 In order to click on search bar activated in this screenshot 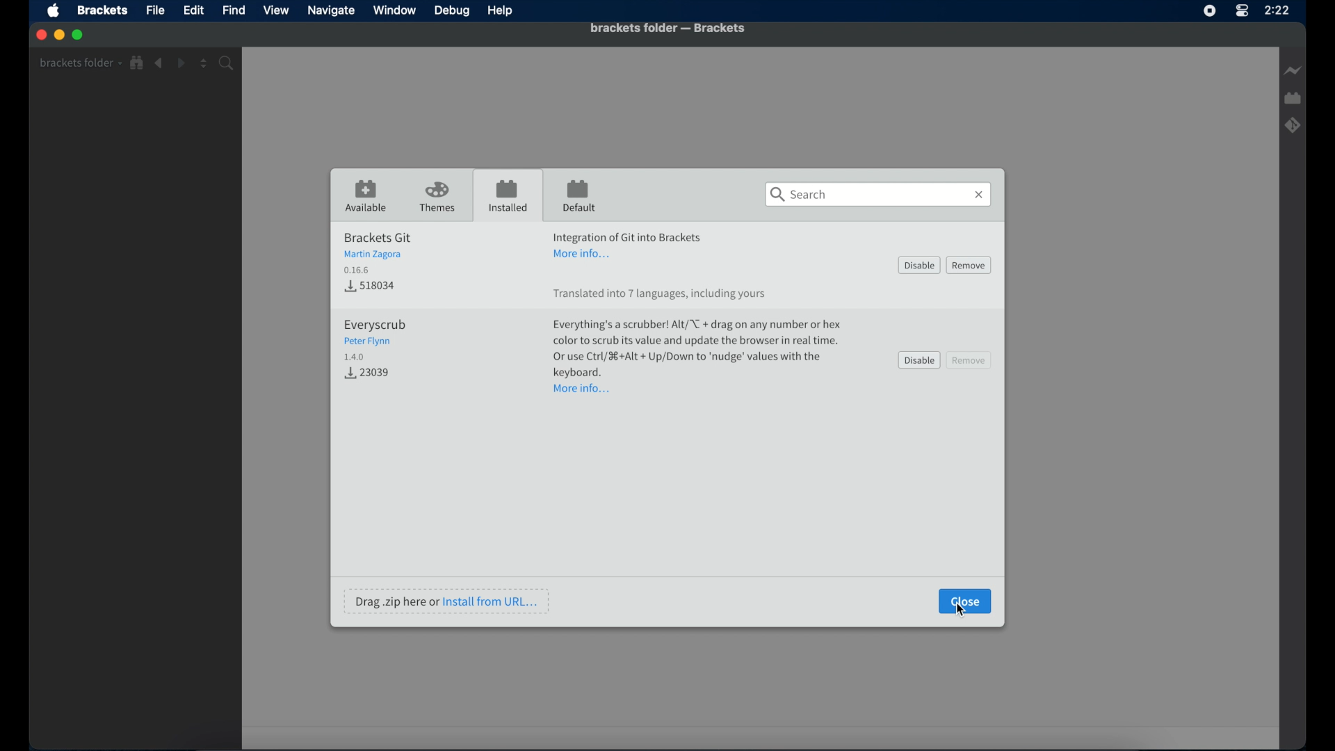, I will do `click(878, 195)`.